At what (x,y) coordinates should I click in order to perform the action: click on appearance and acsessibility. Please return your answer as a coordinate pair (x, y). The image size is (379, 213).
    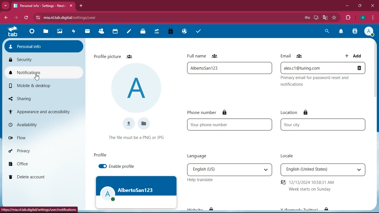
    Looking at the image, I should click on (43, 113).